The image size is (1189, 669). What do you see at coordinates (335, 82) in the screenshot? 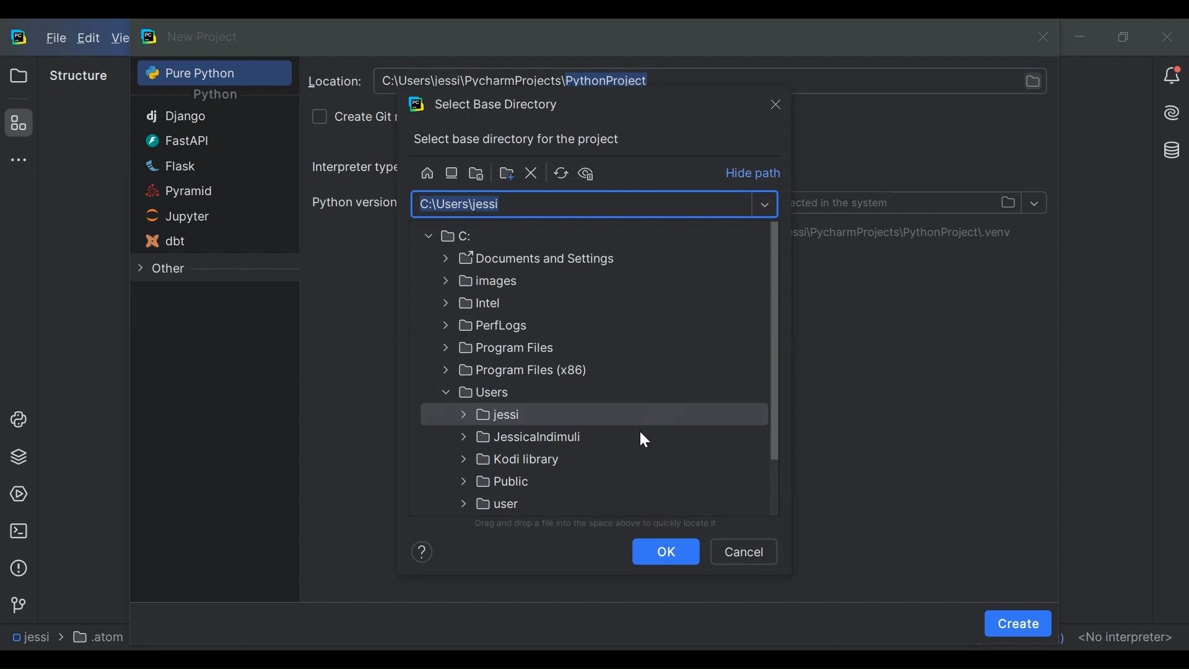
I see `Location` at bounding box center [335, 82].